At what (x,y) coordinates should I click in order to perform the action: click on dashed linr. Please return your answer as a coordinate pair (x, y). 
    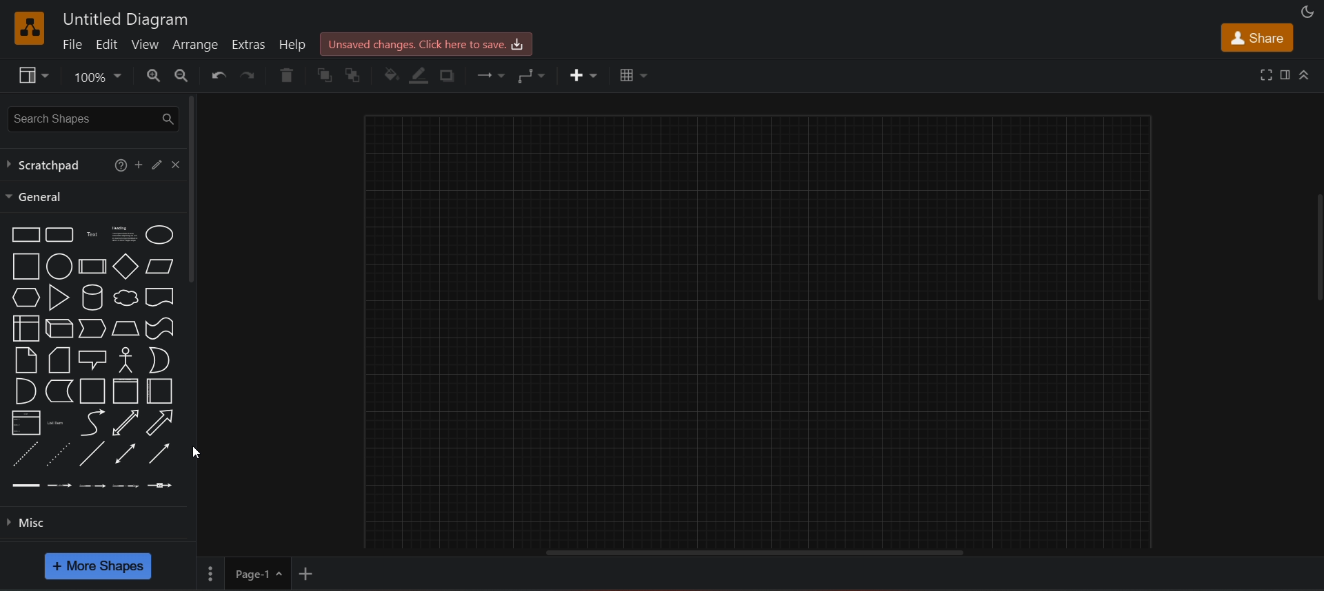
    Looking at the image, I should click on (26, 455).